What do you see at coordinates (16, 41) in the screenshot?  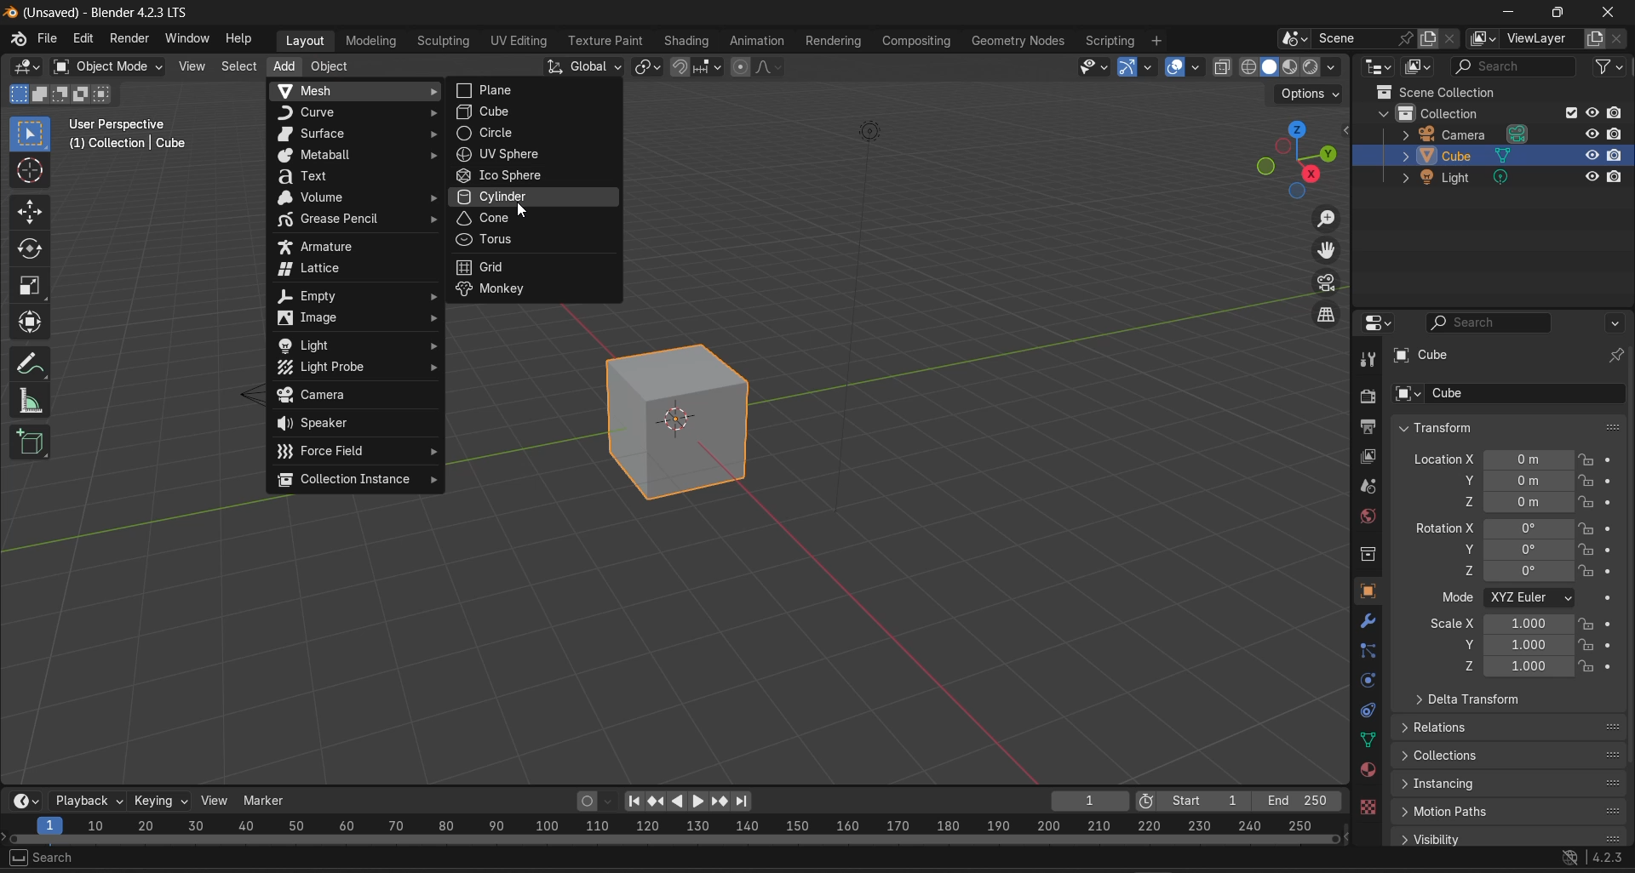 I see `blender` at bounding box center [16, 41].